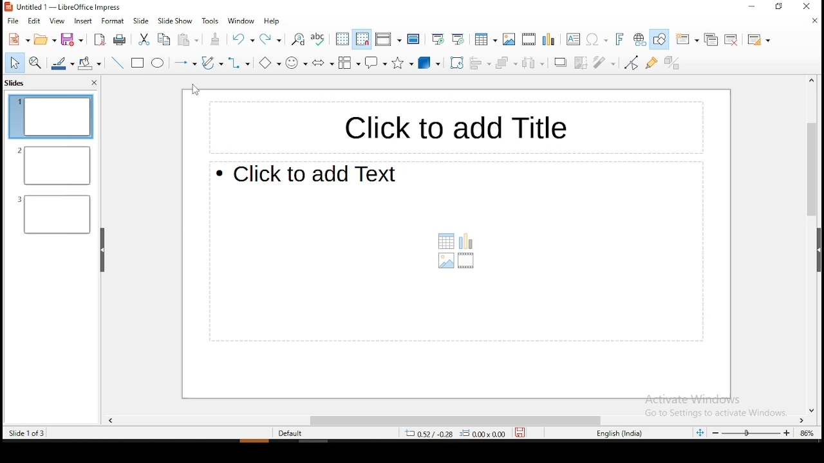 This screenshot has width=824, height=463. Describe the element at coordinates (713, 39) in the screenshot. I see `duplicate` at that location.